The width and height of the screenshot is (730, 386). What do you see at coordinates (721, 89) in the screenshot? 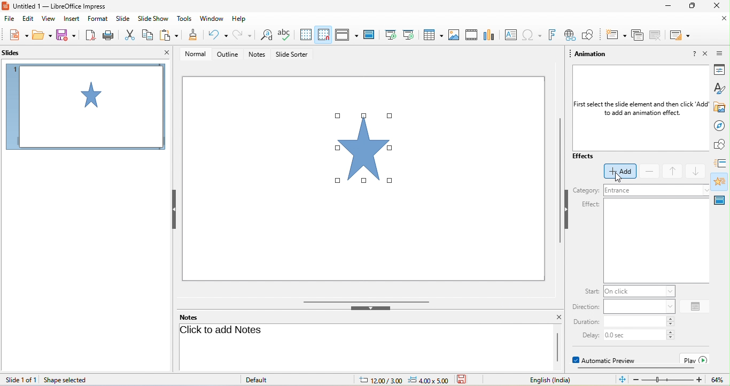
I see `styles` at bounding box center [721, 89].